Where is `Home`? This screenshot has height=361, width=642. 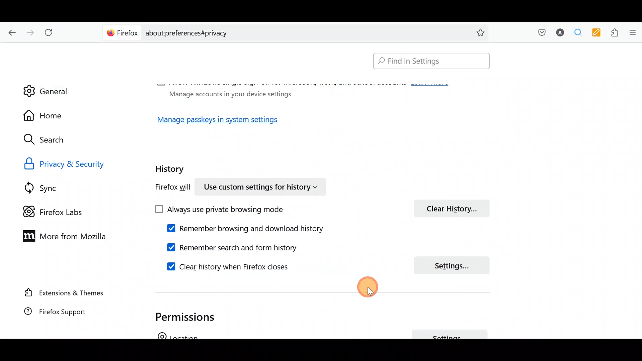 Home is located at coordinates (49, 115).